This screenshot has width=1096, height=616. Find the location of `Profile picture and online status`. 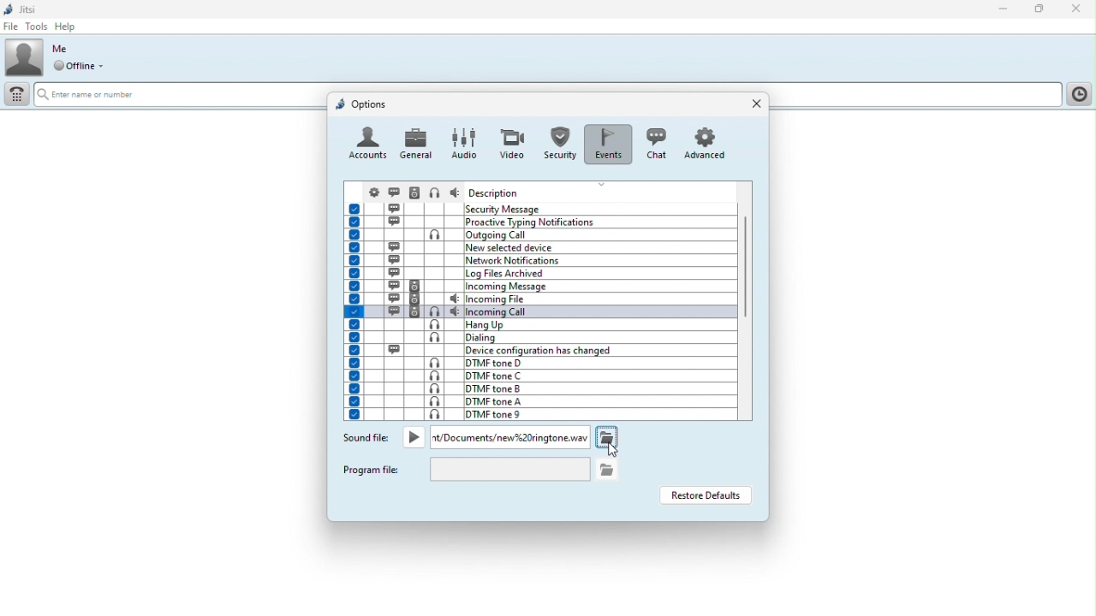

Profile picture and online status is located at coordinates (60, 57).